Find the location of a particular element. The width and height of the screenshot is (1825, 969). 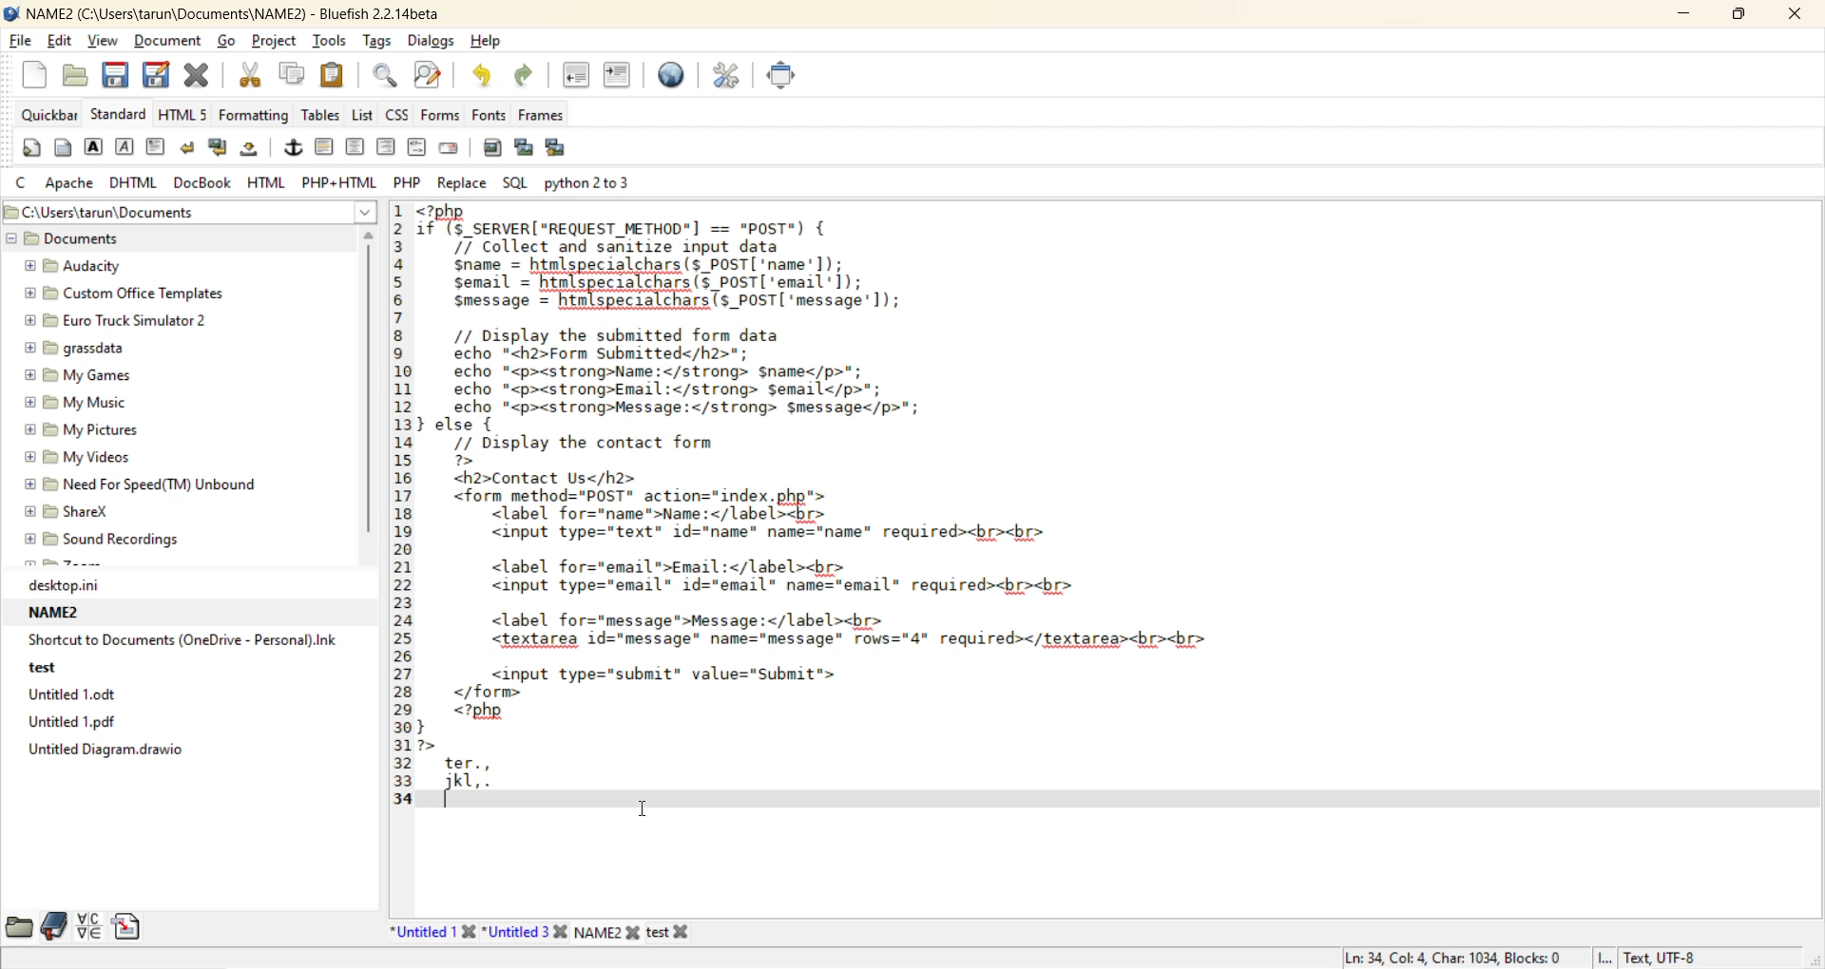

dialogs is located at coordinates (432, 41).